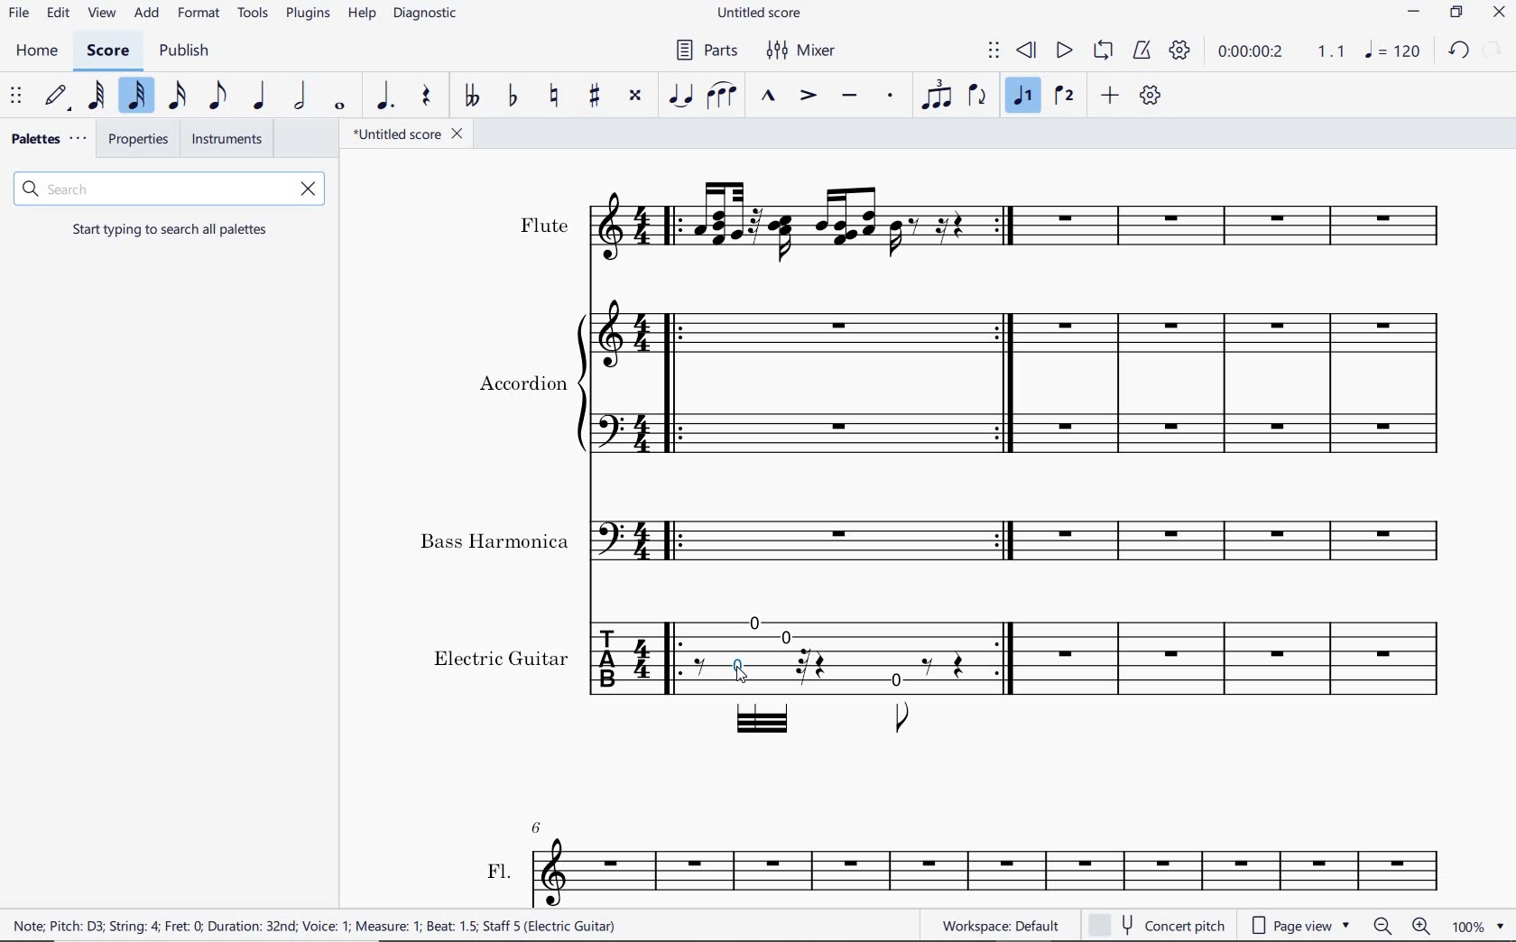 This screenshot has width=1516, height=942. What do you see at coordinates (1023, 95) in the screenshot?
I see `voice1` at bounding box center [1023, 95].